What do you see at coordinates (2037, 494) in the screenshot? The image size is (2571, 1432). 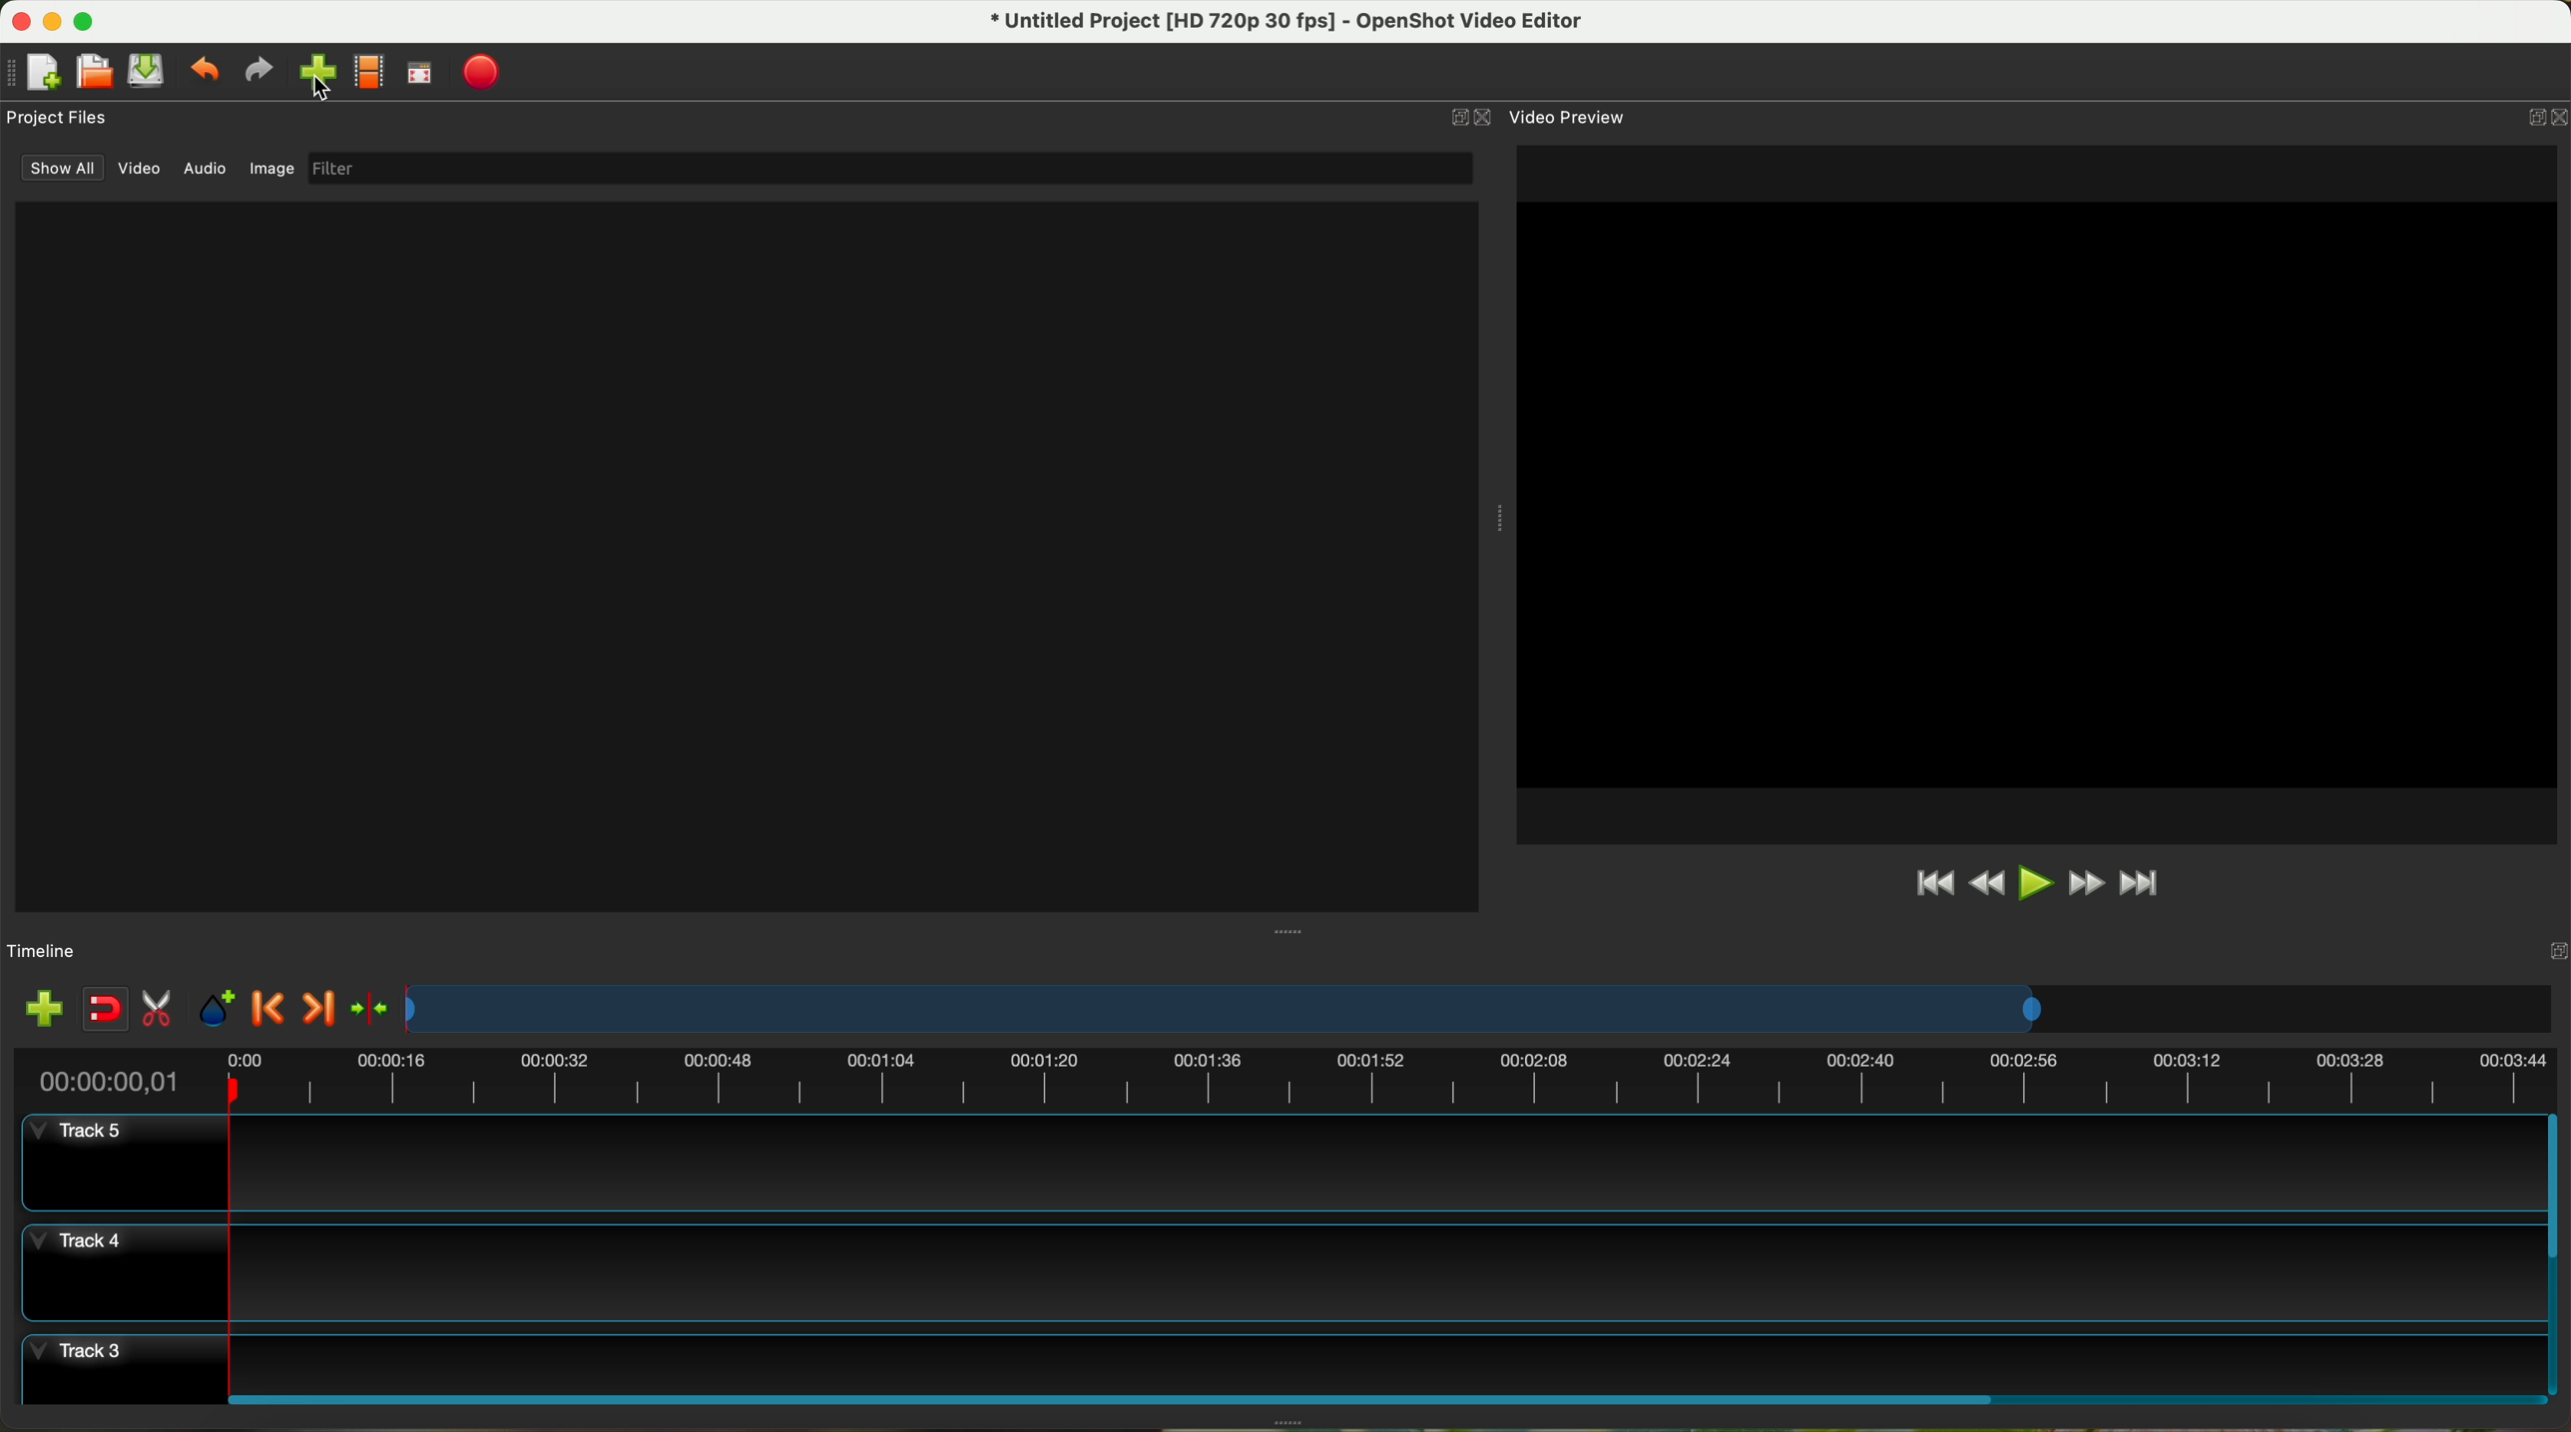 I see `workspace` at bounding box center [2037, 494].